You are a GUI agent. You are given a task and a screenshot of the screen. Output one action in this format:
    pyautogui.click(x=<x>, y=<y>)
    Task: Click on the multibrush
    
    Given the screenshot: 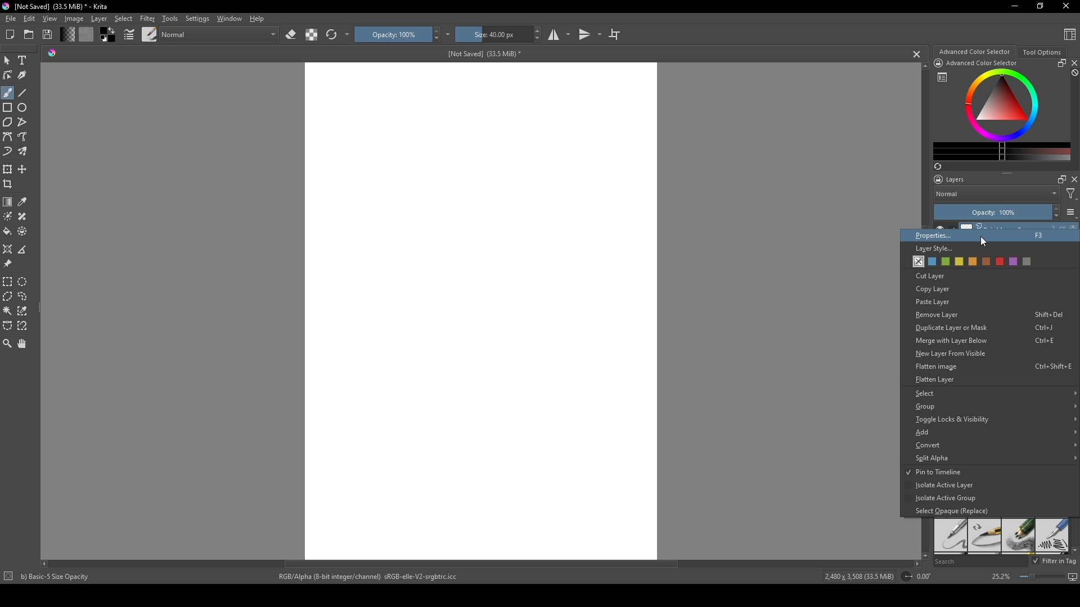 What is the action you would take?
    pyautogui.click(x=24, y=152)
    